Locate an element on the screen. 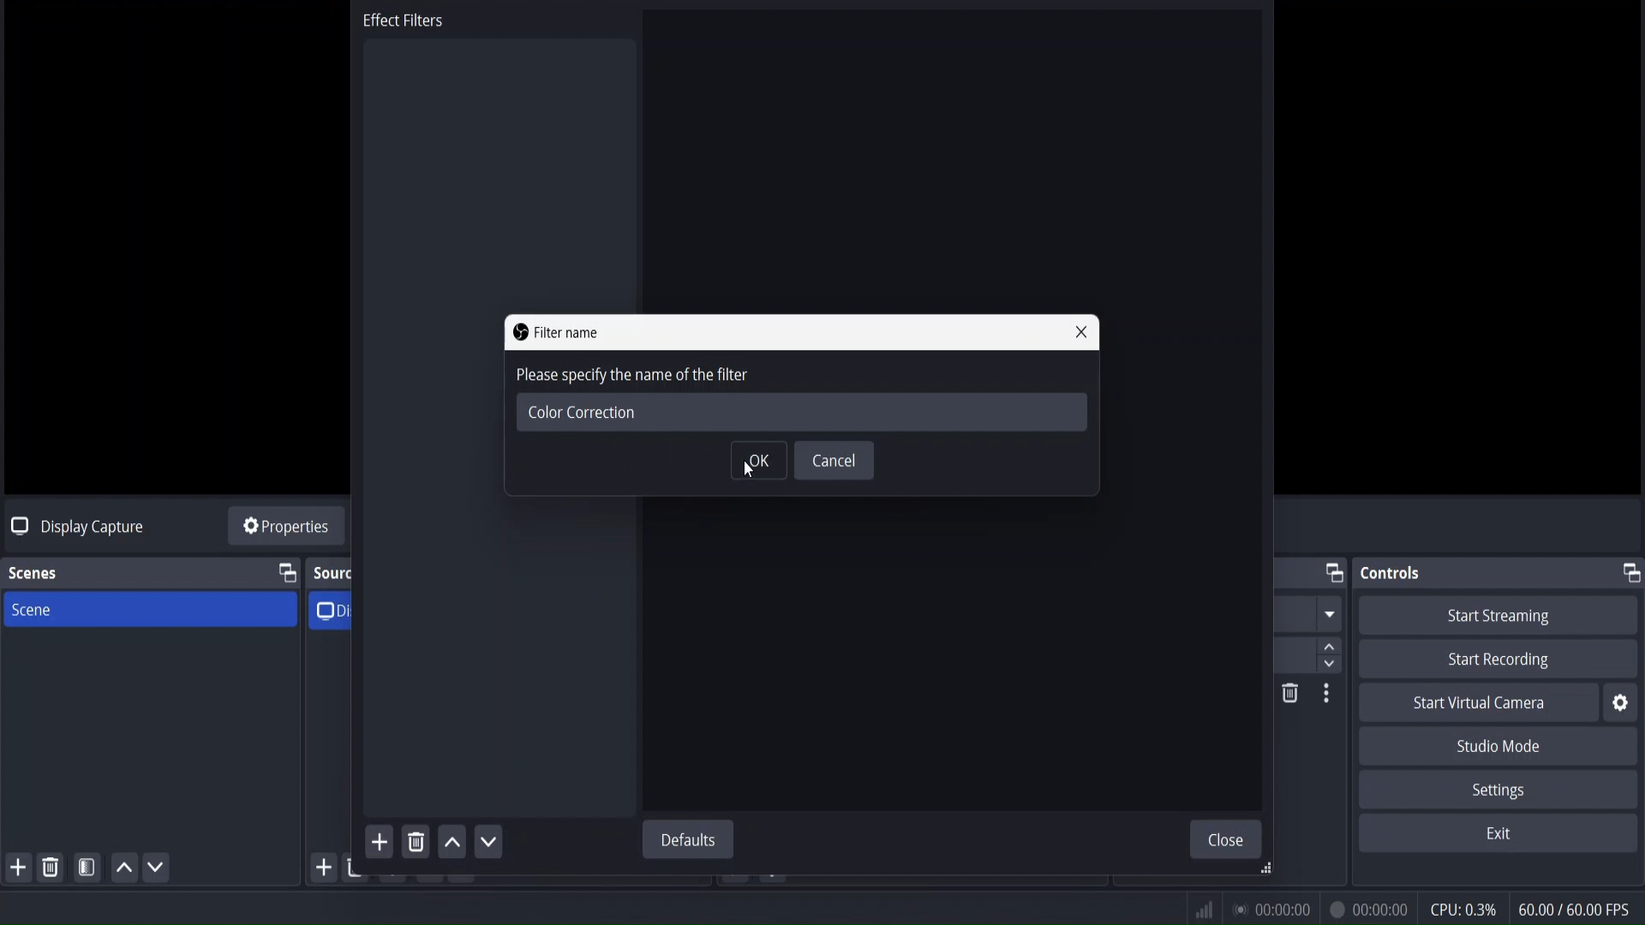 The height and width of the screenshot is (925, 1645). start virtual camera is located at coordinates (1480, 704).